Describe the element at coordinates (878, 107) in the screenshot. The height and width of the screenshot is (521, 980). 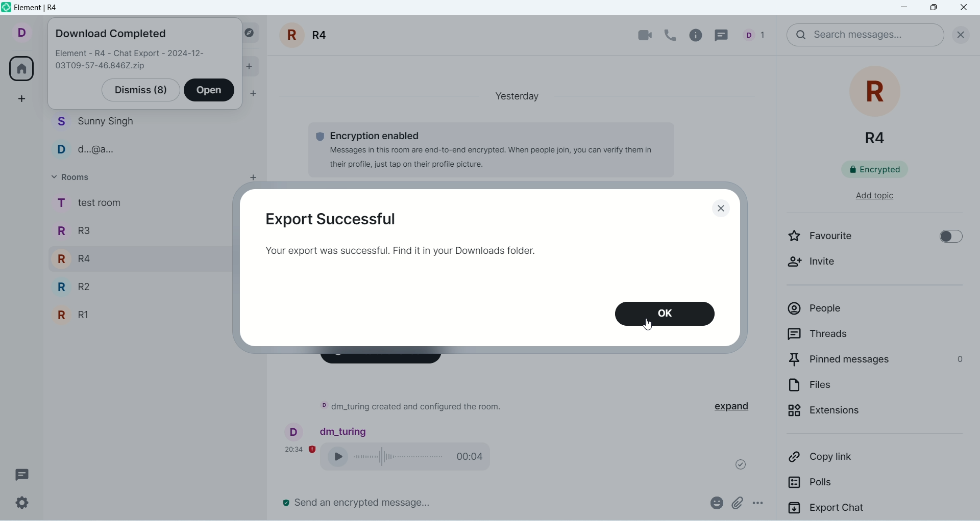
I see `room` at that location.